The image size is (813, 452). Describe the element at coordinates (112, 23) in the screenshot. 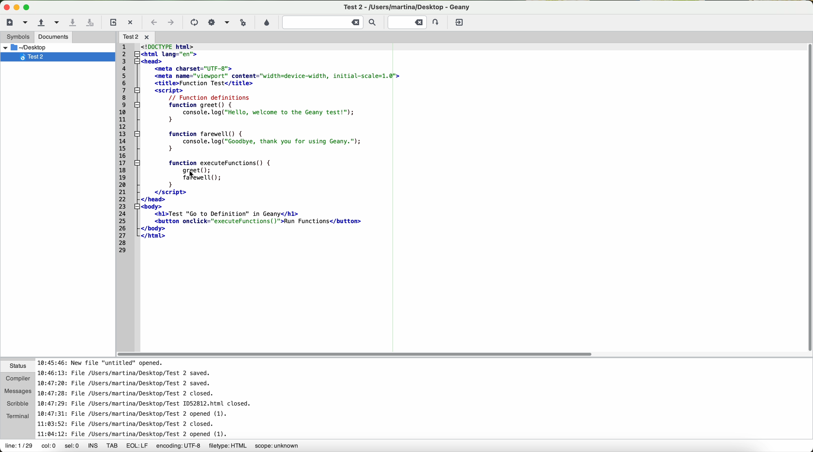

I see `reload the current file from diskl` at that location.